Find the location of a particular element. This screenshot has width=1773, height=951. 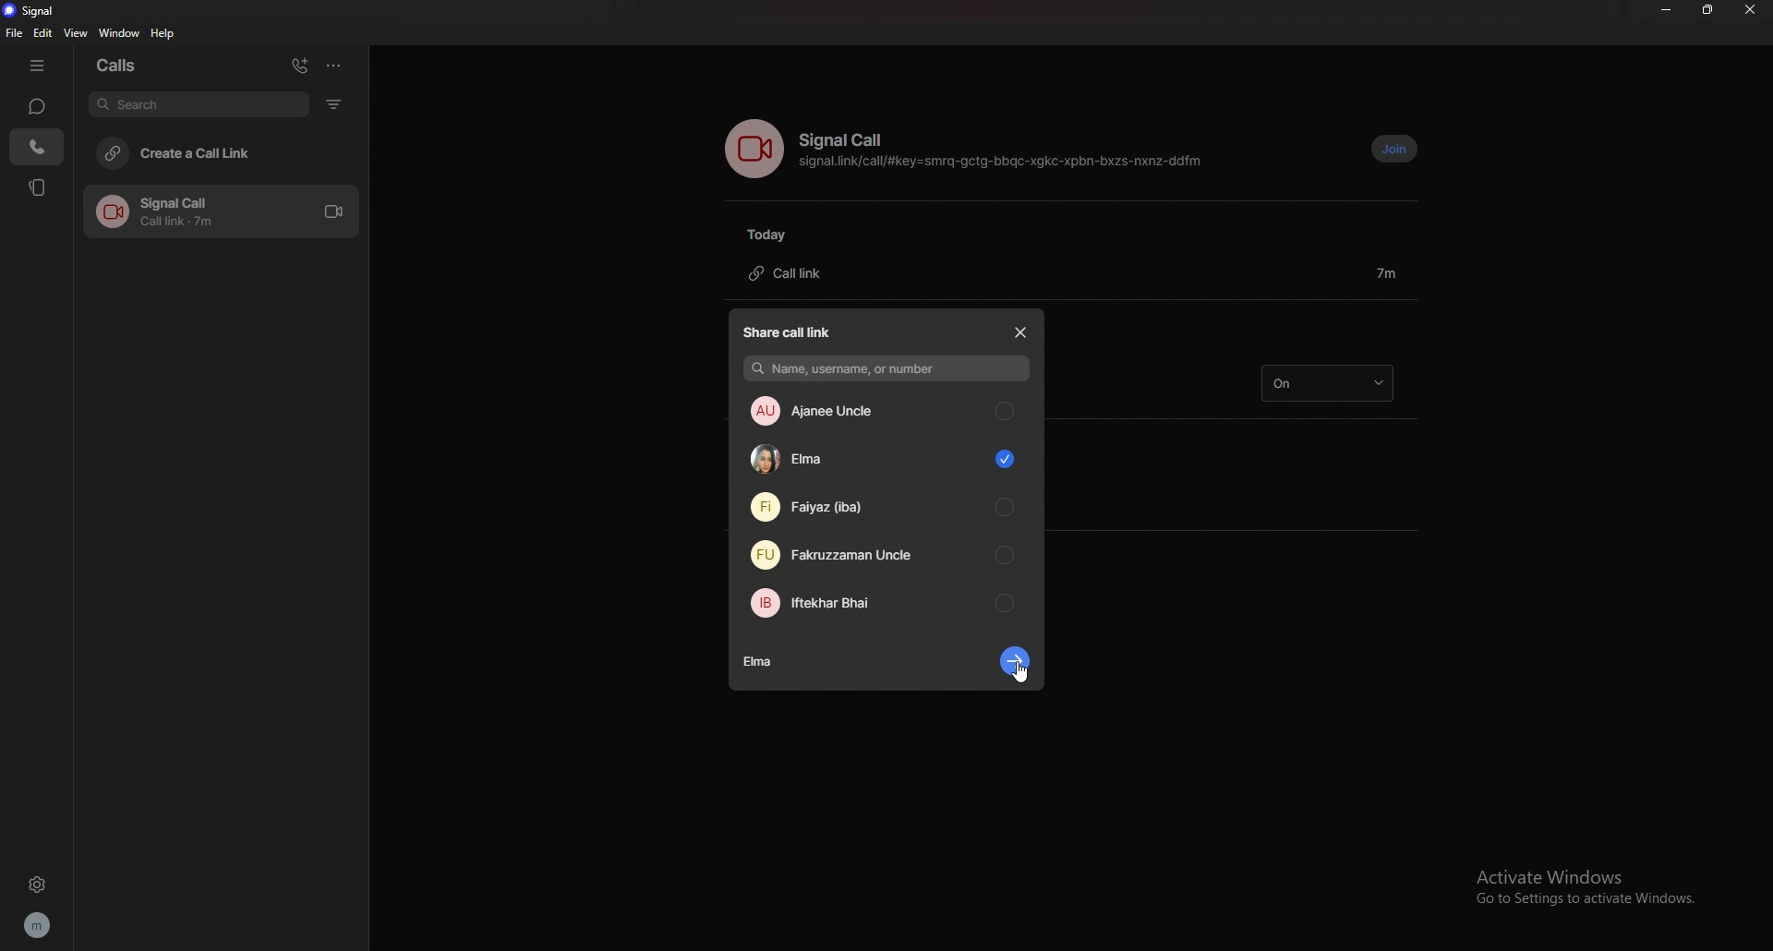

view is located at coordinates (75, 32).